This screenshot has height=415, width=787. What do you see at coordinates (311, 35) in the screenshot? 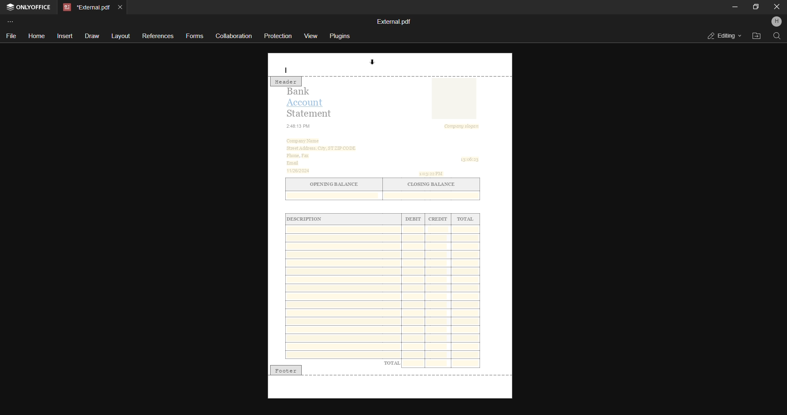
I see `view` at bounding box center [311, 35].